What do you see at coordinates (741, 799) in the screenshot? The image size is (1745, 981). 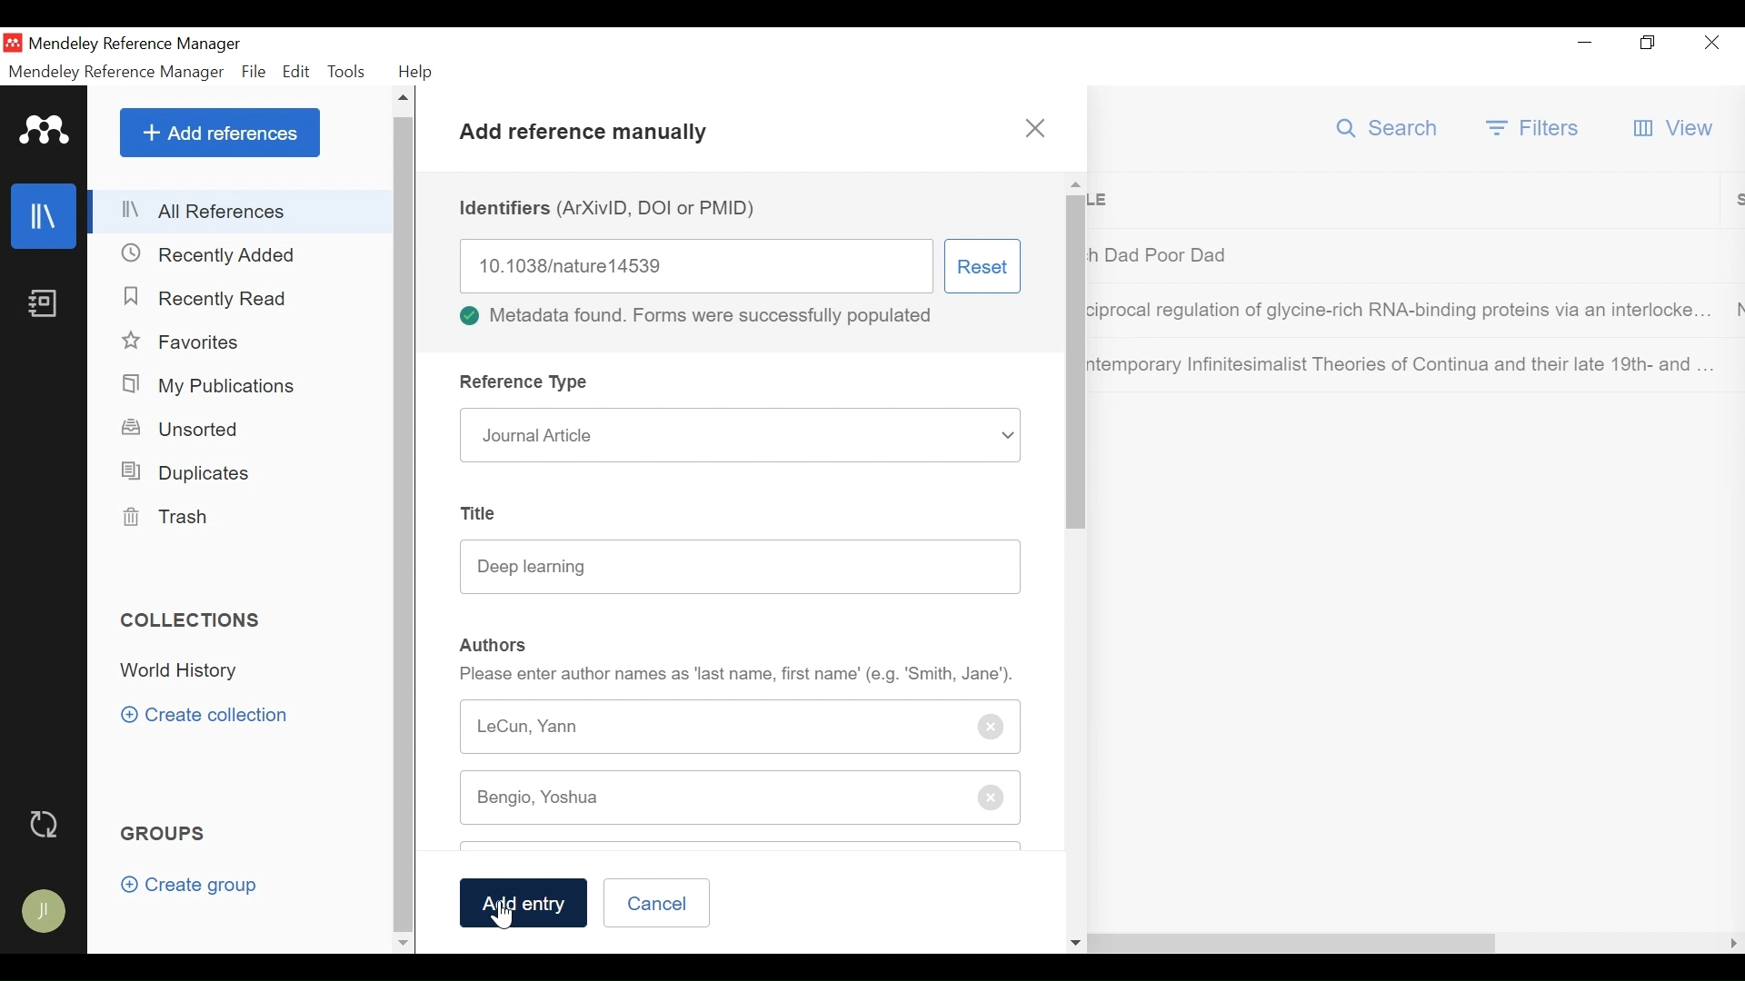 I see `Author` at bounding box center [741, 799].